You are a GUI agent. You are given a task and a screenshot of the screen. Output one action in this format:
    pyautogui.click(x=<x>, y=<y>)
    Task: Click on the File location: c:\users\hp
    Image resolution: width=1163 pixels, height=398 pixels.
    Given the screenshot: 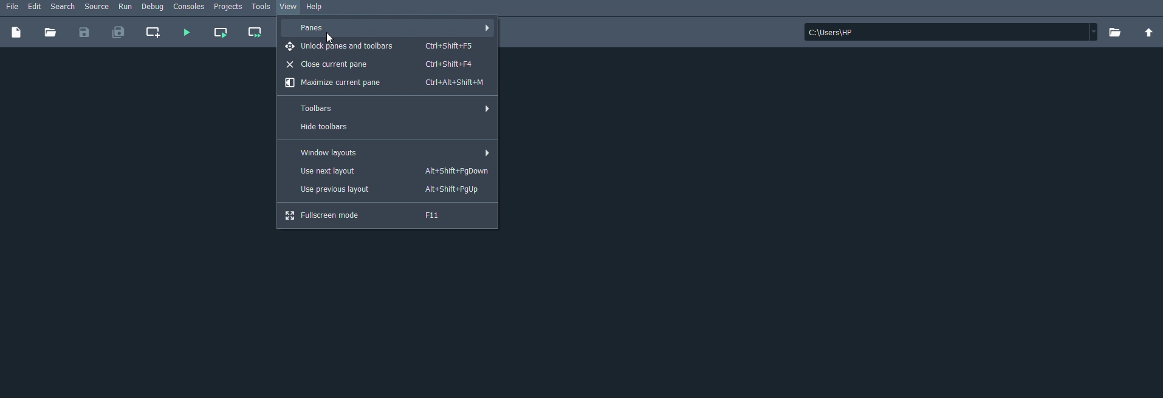 What is the action you would take?
    pyautogui.click(x=952, y=32)
    